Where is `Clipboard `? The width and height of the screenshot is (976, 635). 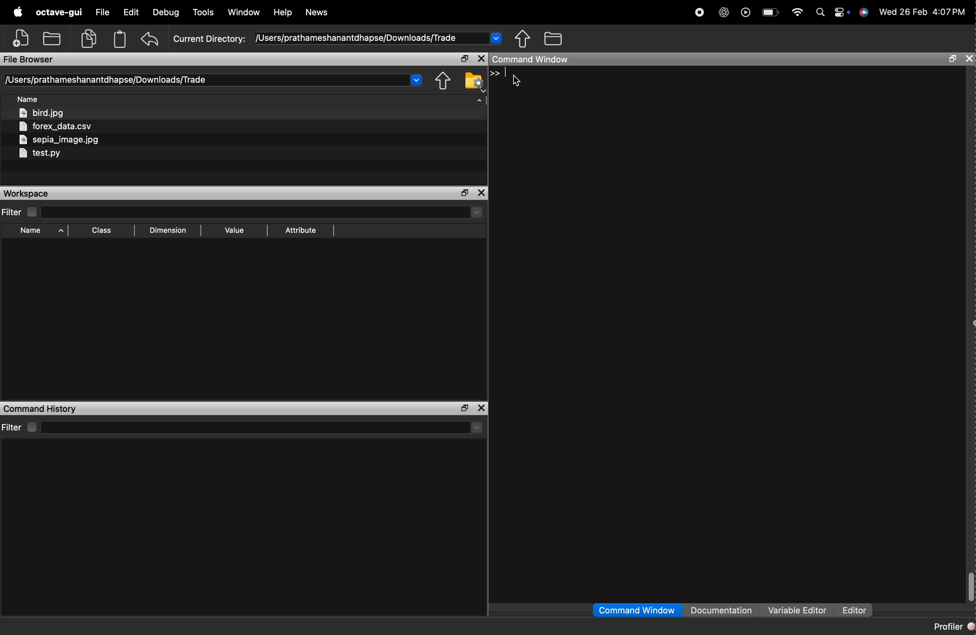 Clipboard  is located at coordinates (121, 39).